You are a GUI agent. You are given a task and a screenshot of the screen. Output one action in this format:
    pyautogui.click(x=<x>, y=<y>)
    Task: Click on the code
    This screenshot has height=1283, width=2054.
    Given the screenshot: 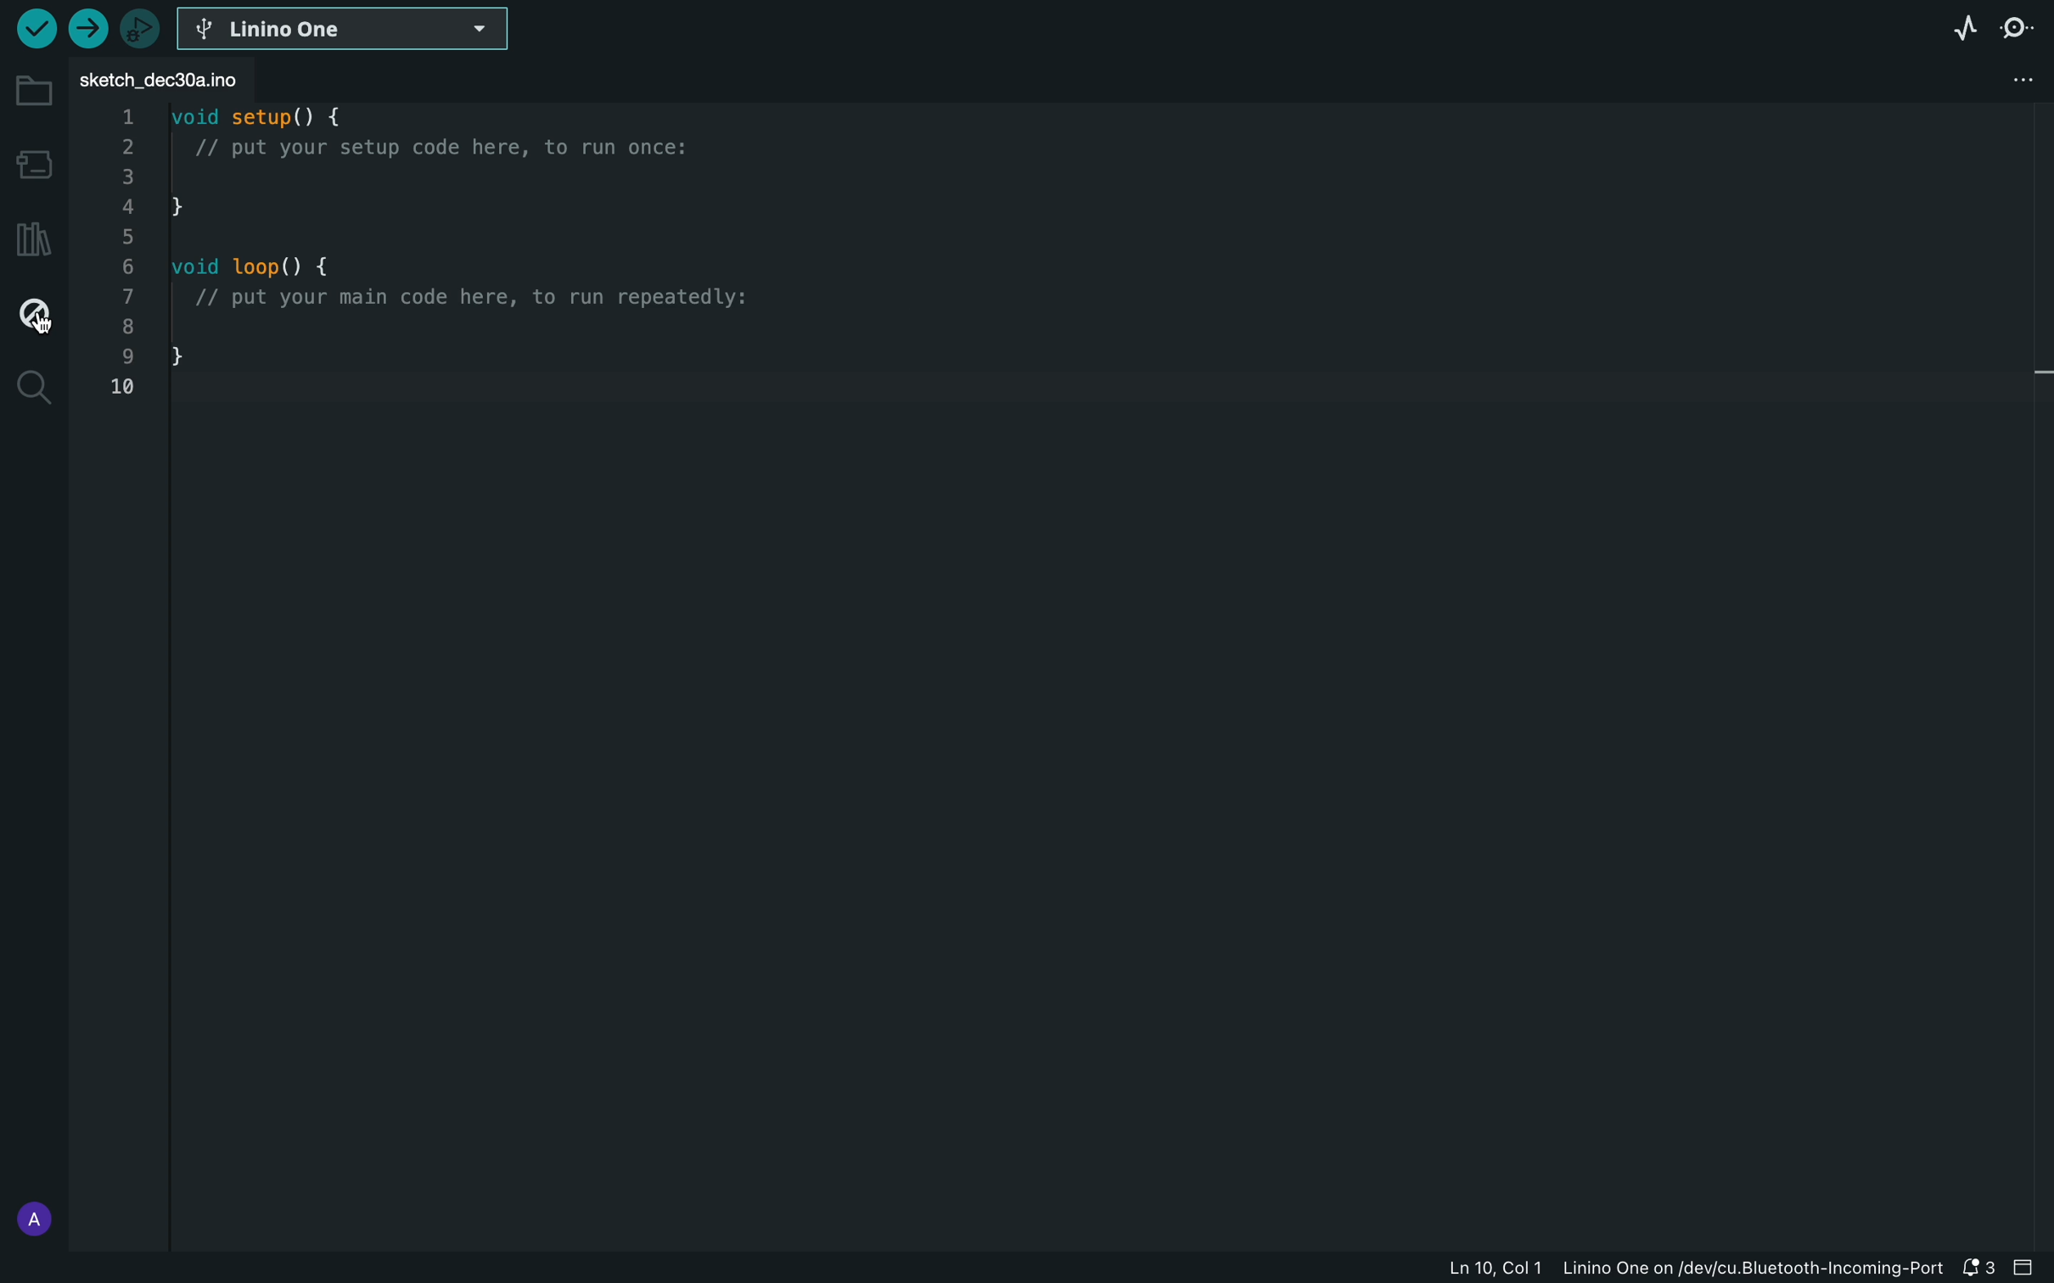 What is the action you would take?
    pyautogui.click(x=465, y=262)
    